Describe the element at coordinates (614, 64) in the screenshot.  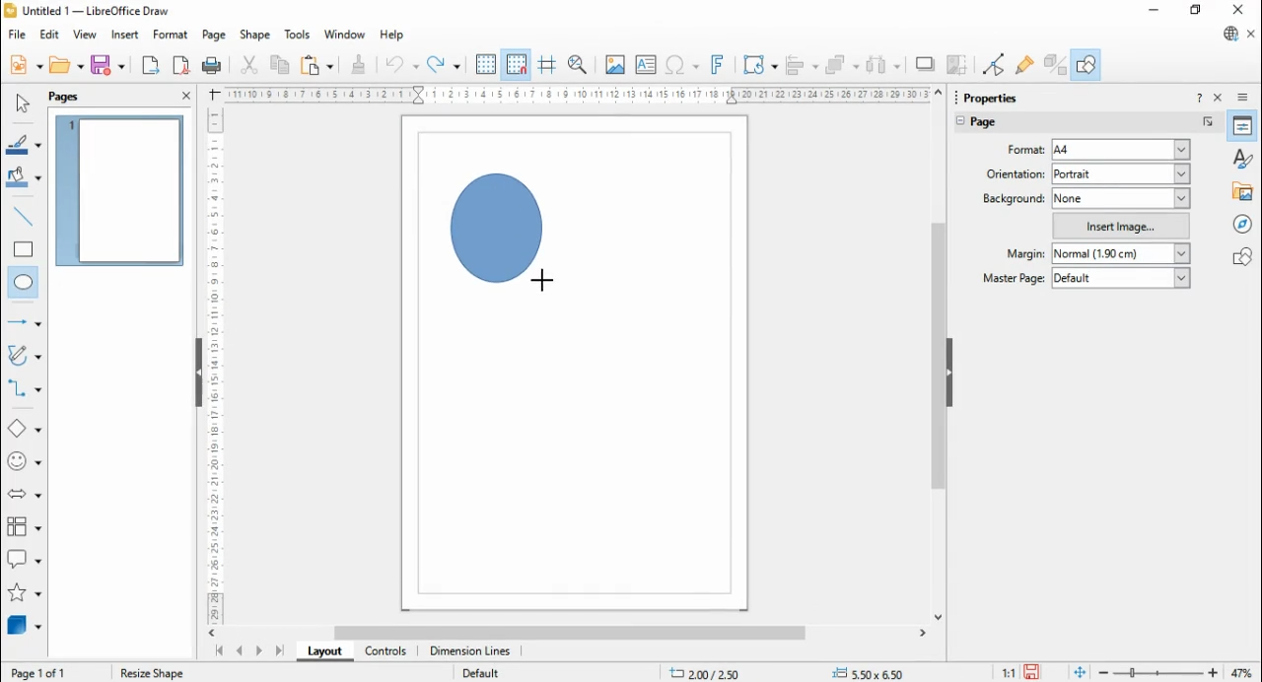
I see `insert image` at that location.